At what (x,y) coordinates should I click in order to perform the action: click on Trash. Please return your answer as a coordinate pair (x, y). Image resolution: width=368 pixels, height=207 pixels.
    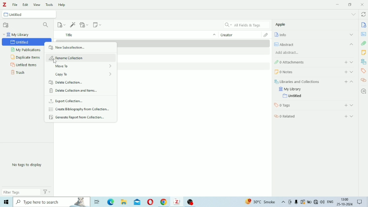
    Looking at the image, I should click on (18, 72).